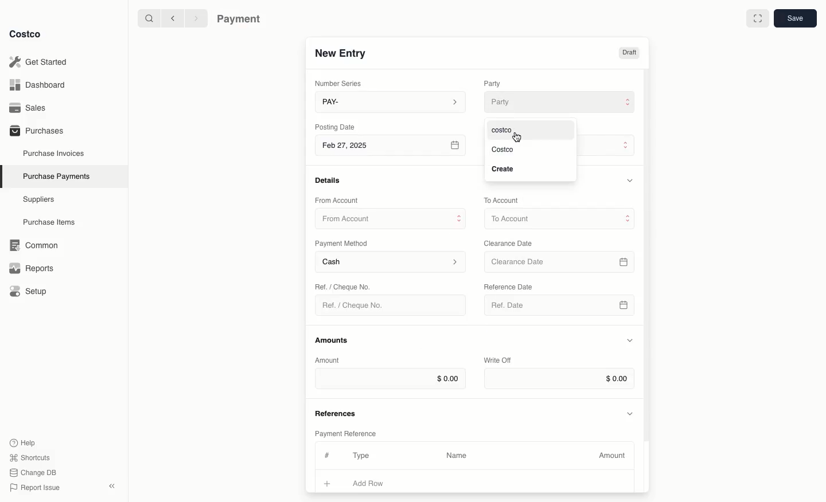 The height and width of the screenshot is (502, 826). Describe the element at coordinates (758, 20) in the screenshot. I see `Full width toggle` at that location.